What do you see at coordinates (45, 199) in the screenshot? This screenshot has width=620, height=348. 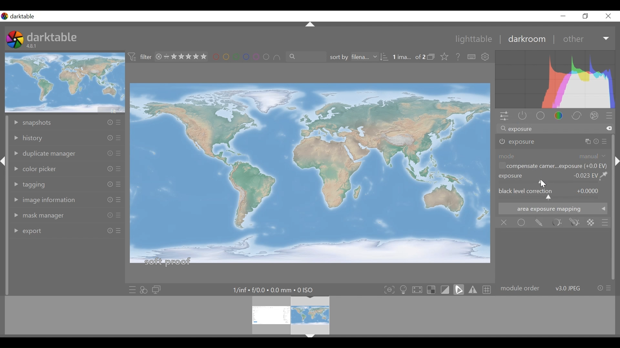 I see `image information` at bounding box center [45, 199].